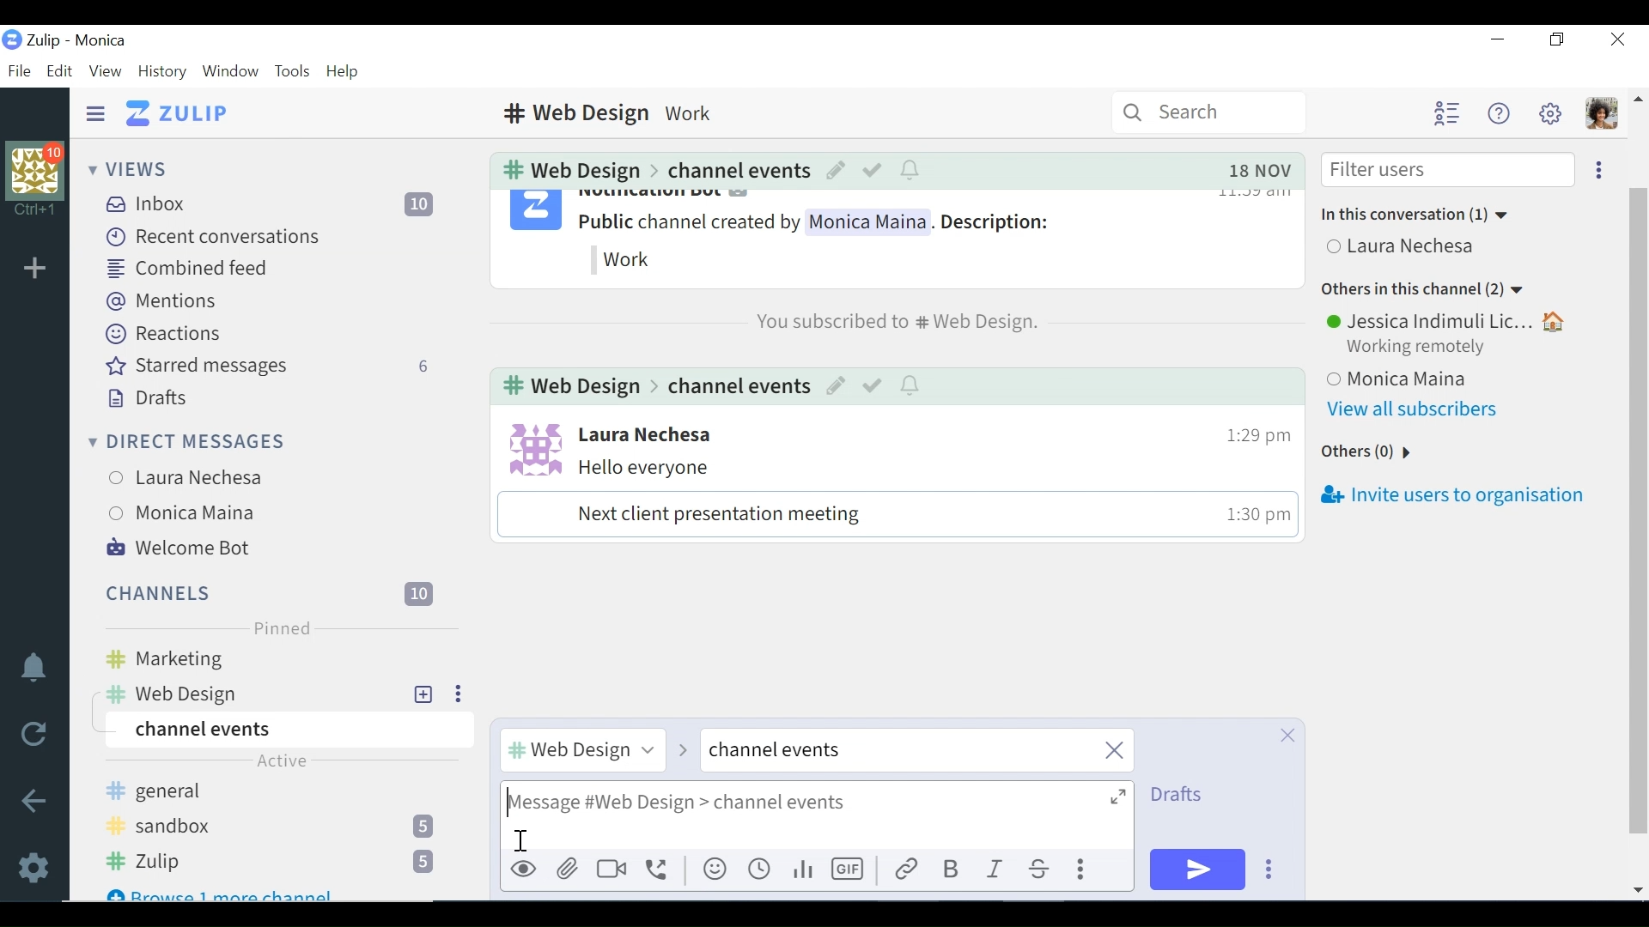 This screenshot has width=1649, height=927. I want to click on Add voice call, so click(657, 869).